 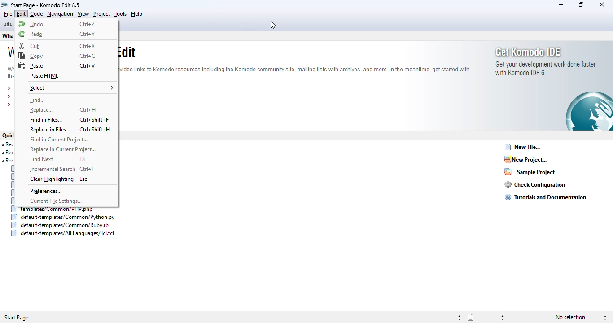 I want to click on text, so click(x=295, y=70).